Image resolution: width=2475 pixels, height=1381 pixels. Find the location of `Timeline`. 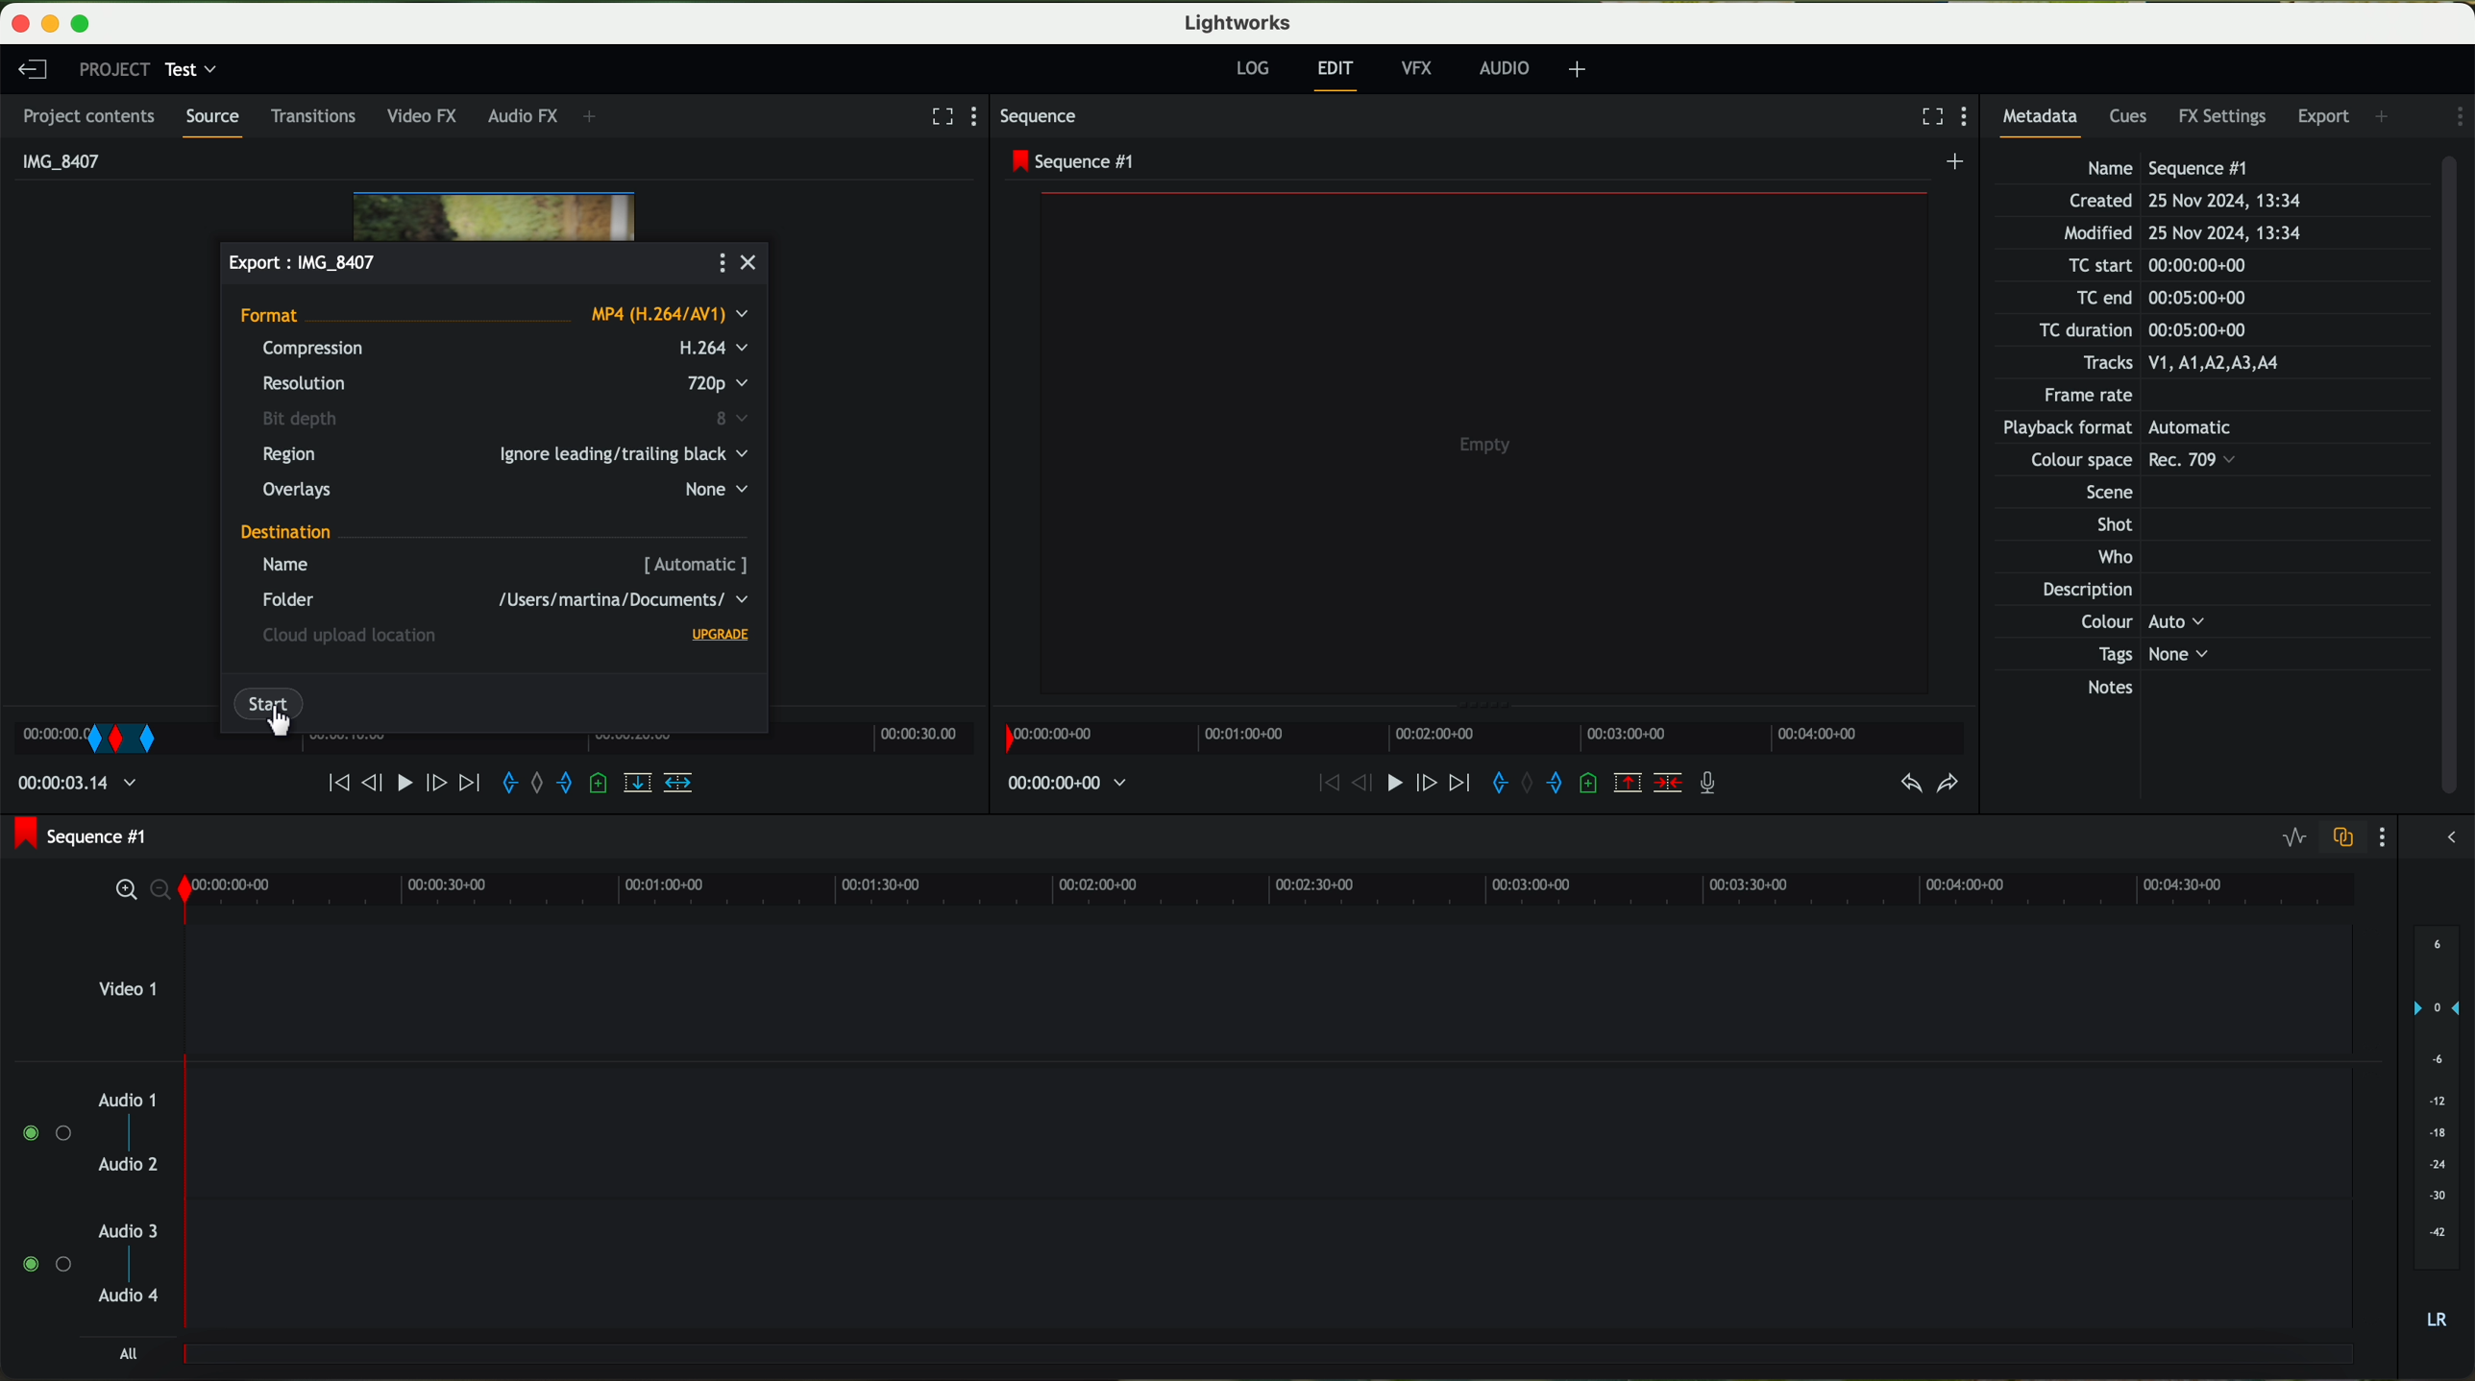

Timeline is located at coordinates (594, 741).